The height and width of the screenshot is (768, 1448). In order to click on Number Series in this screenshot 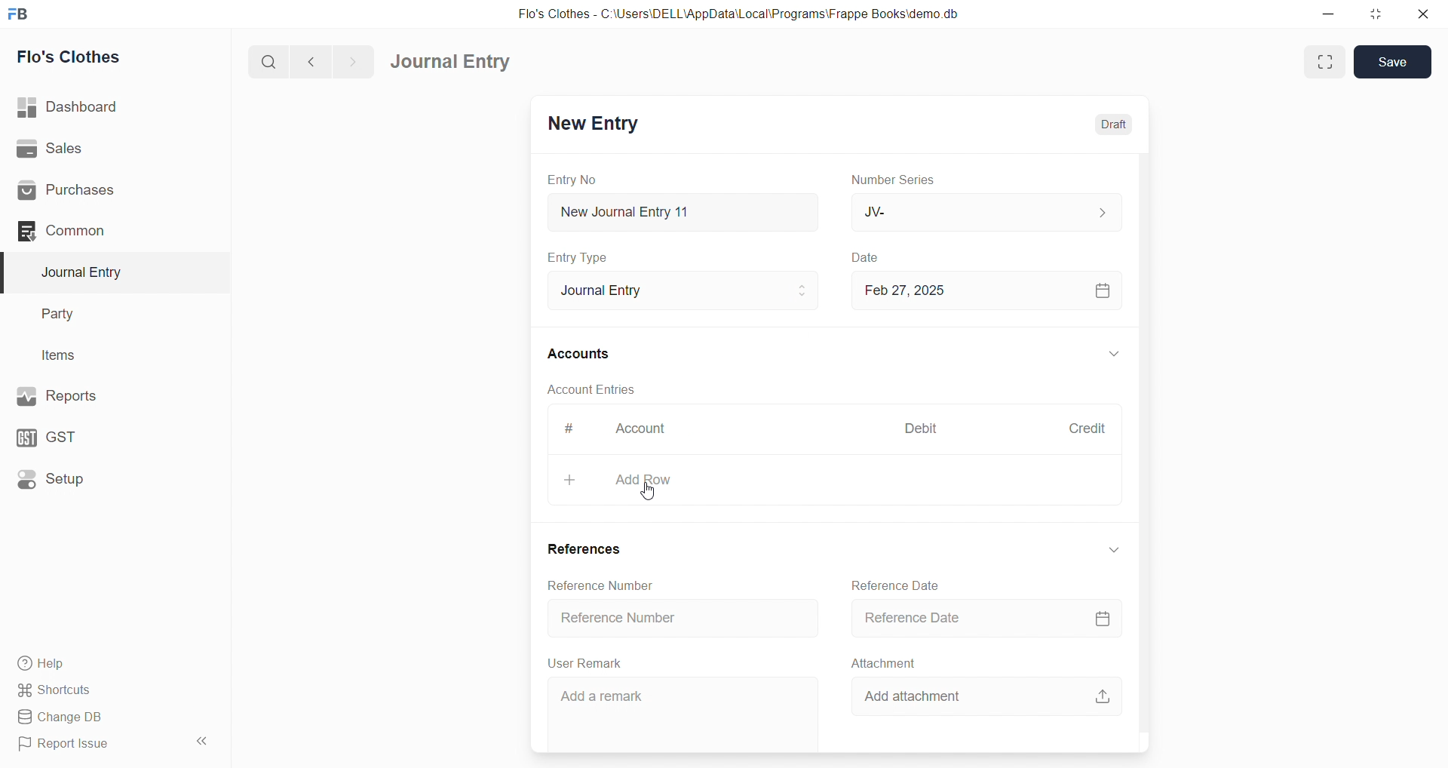, I will do `click(900, 180)`.